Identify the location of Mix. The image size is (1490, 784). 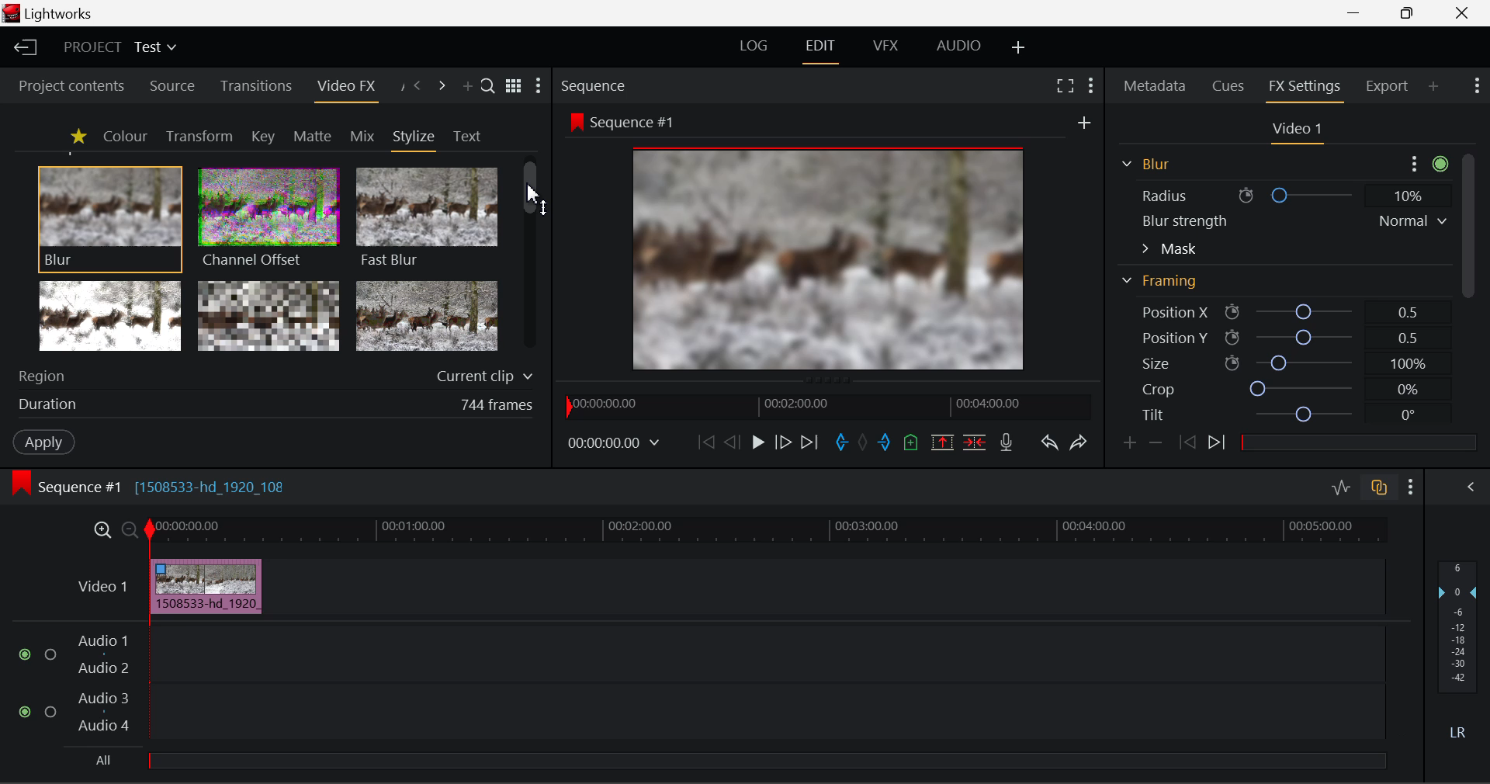
(362, 135).